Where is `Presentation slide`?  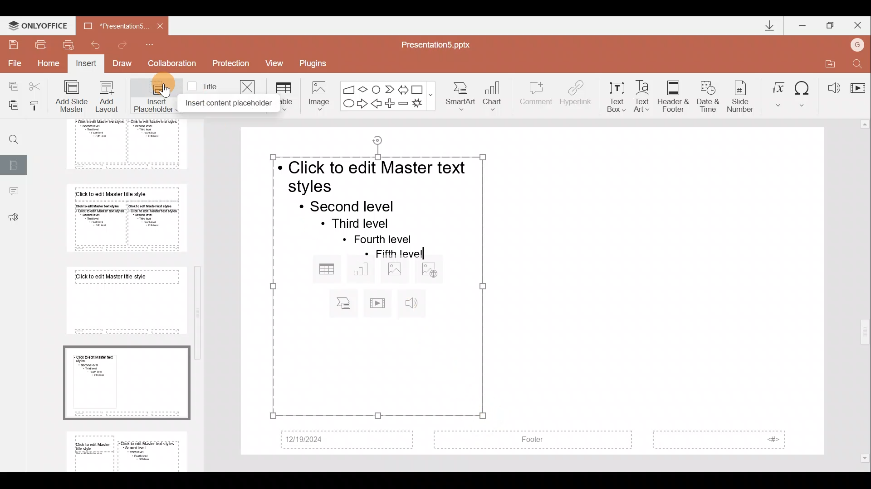 Presentation slide is located at coordinates (679, 292).